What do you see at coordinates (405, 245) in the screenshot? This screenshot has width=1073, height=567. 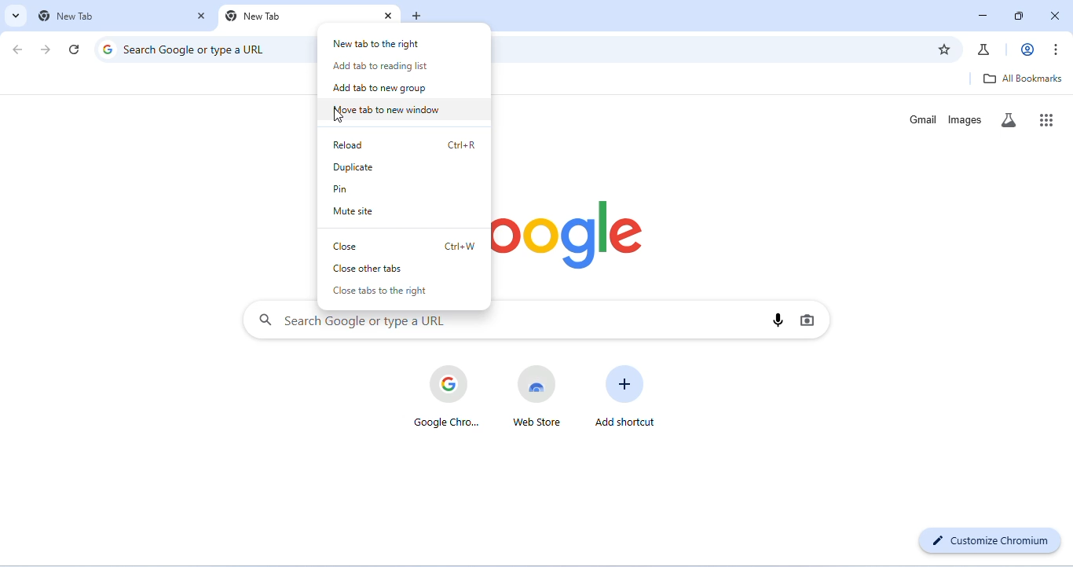 I see `close` at bounding box center [405, 245].